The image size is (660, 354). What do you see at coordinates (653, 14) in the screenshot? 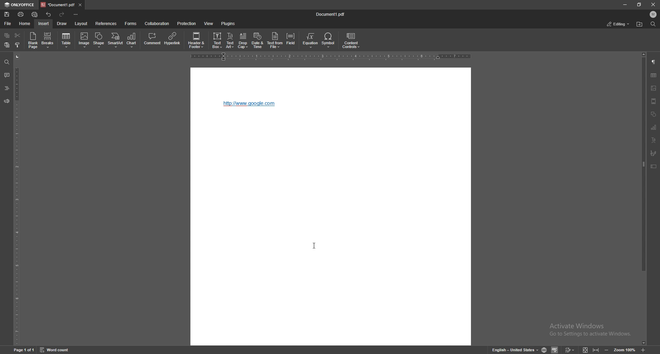
I see `profile` at bounding box center [653, 14].